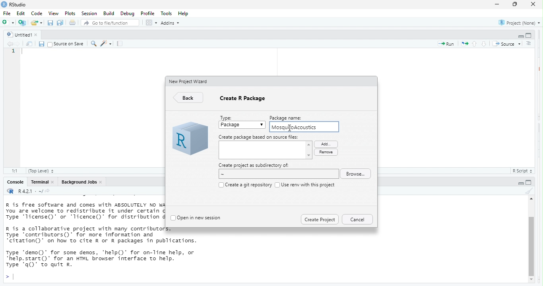  I want to click on close, so click(39, 35).